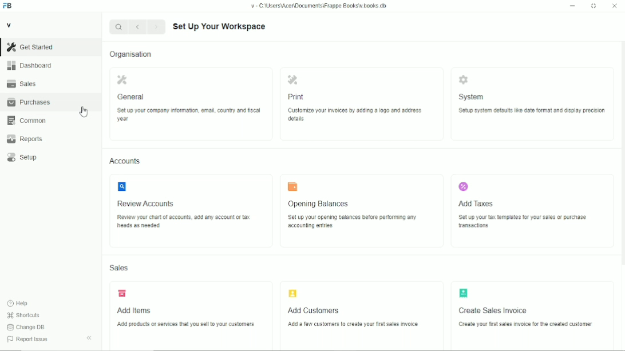  What do you see at coordinates (29, 83) in the screenshot?
I see `Sales` at bounding box center [29, 83].